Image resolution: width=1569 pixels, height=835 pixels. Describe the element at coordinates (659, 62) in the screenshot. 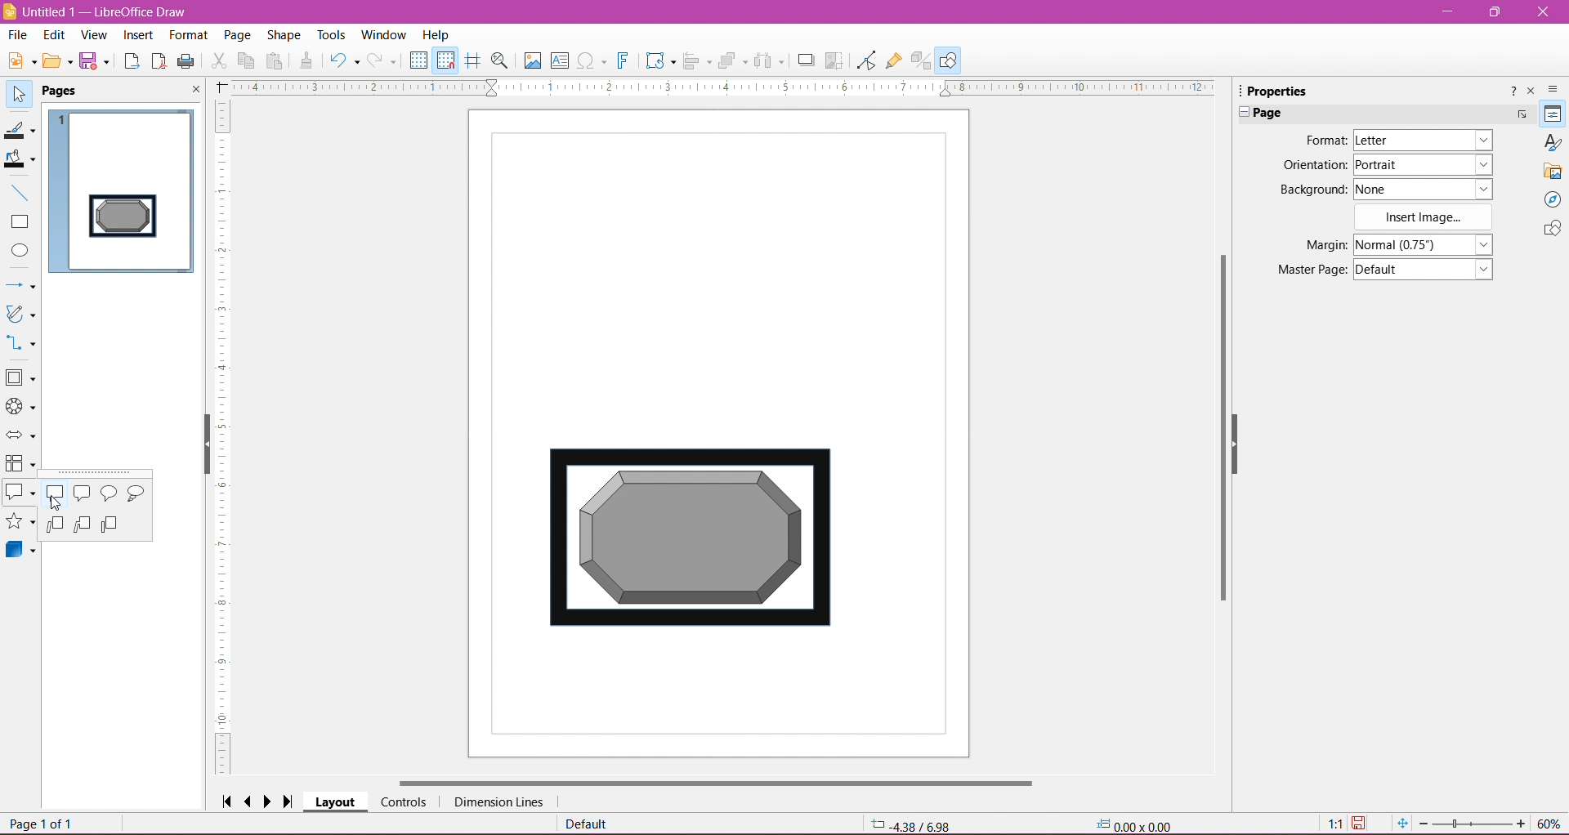

I see `Transformations` at that location.